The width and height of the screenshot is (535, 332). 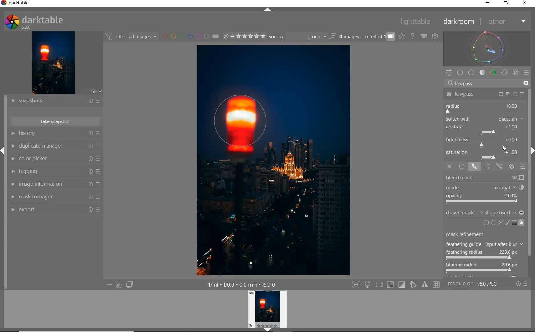 I want to click on CURSOR, so click(x=512, y=274).